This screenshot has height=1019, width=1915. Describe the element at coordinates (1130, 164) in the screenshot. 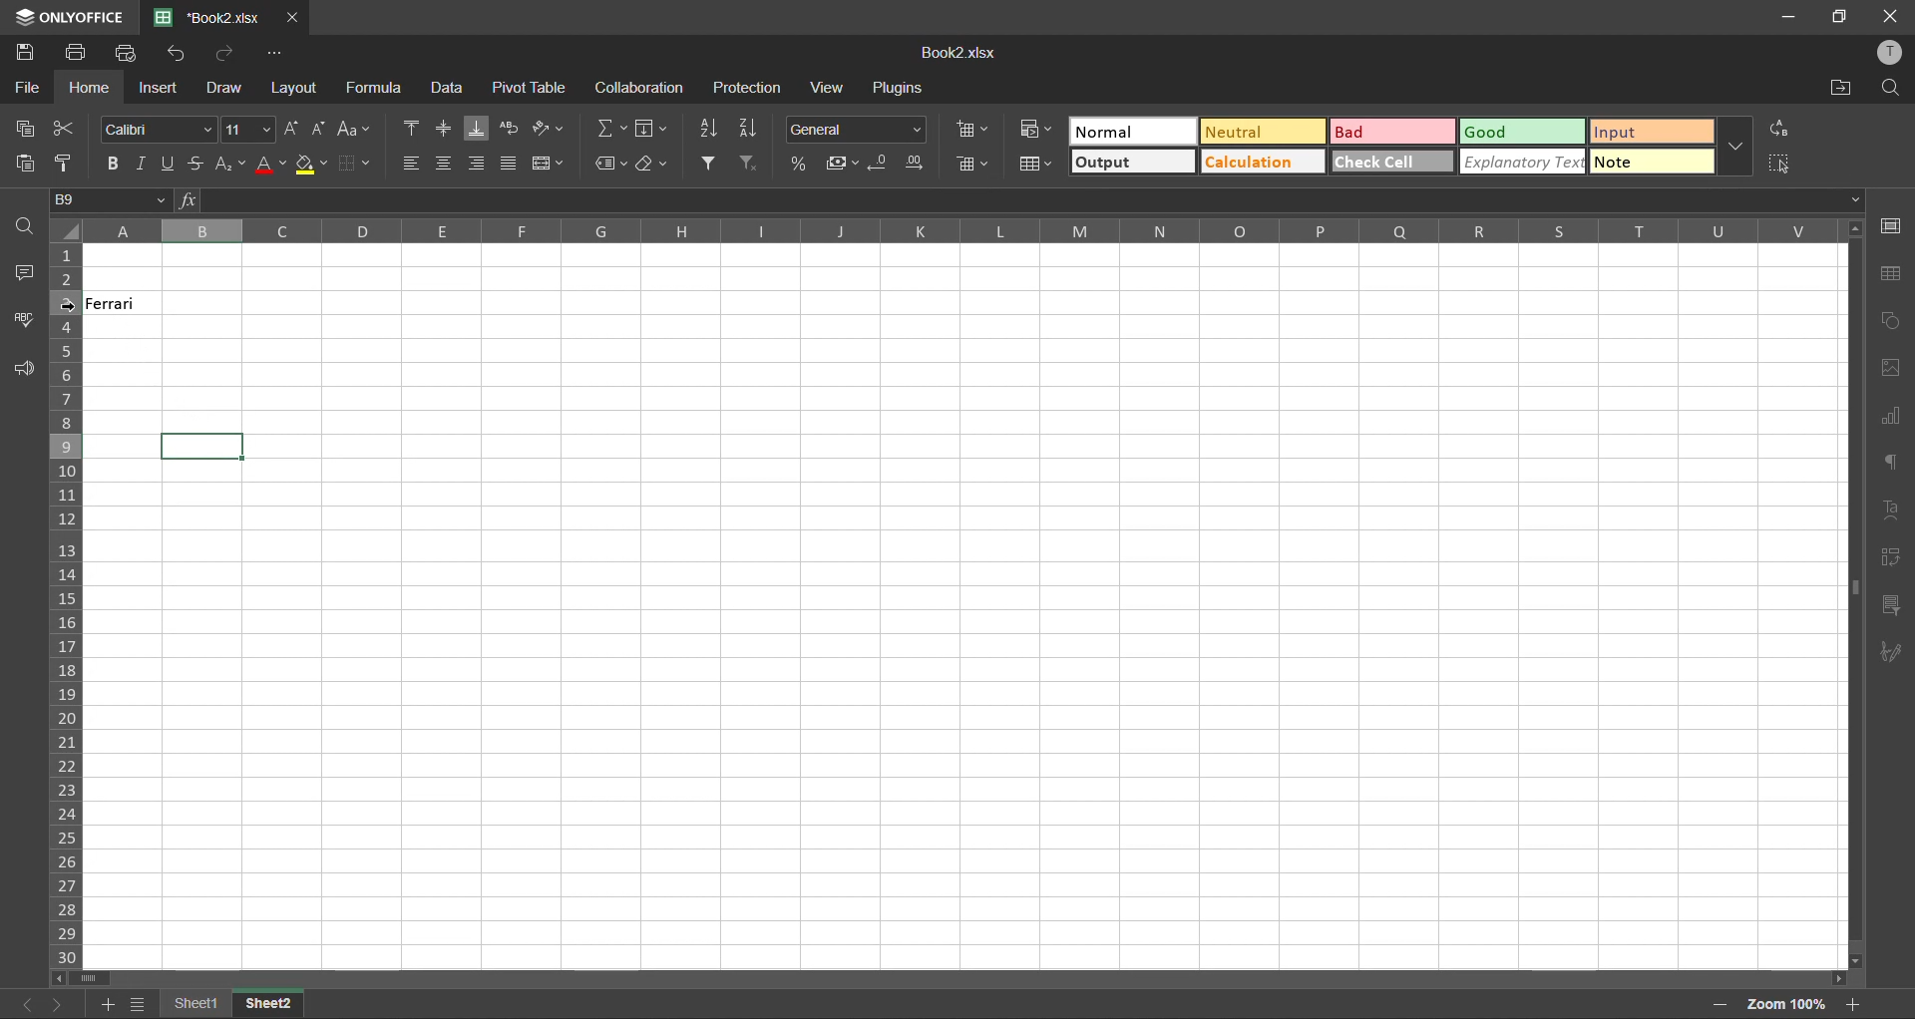

I see `output` at that location.